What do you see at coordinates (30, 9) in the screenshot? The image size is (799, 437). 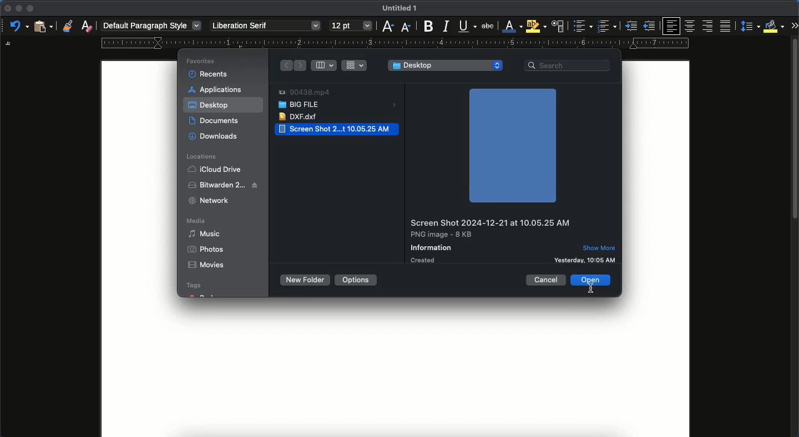 I see `maximize` at bounding box center [30, 9].